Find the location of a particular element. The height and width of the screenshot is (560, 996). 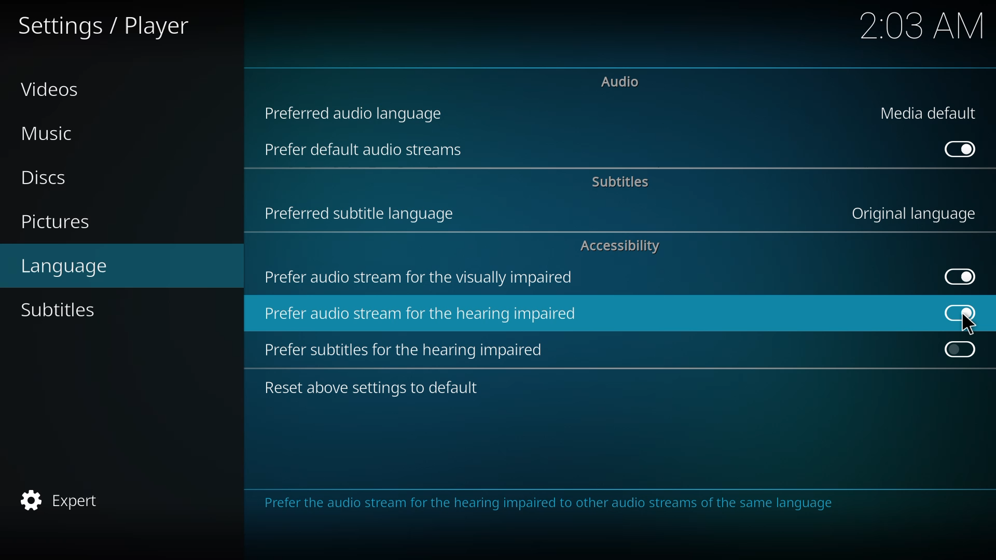

pictures is located at coordinates (60, 221).